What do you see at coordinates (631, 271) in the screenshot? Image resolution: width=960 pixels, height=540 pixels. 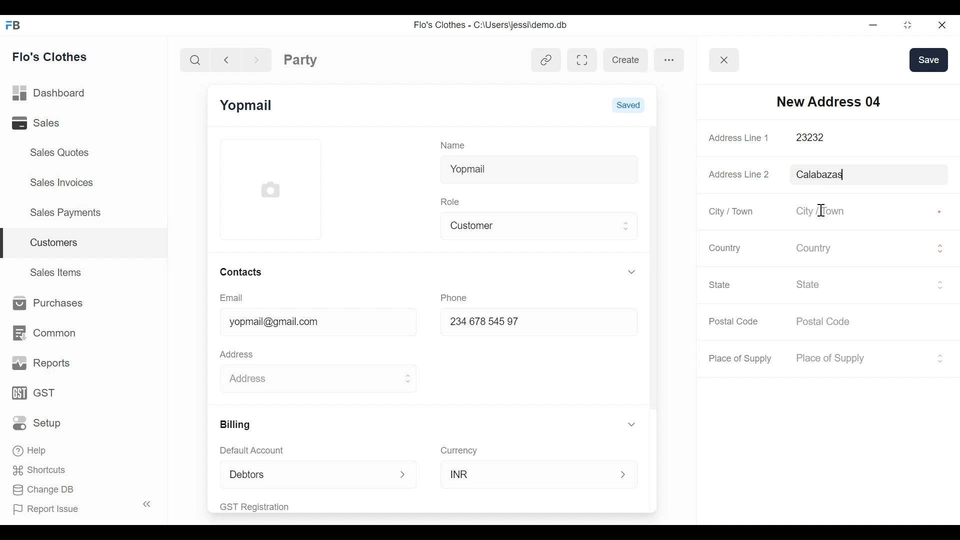 I see `Expand` at bounding box center [631, 271].